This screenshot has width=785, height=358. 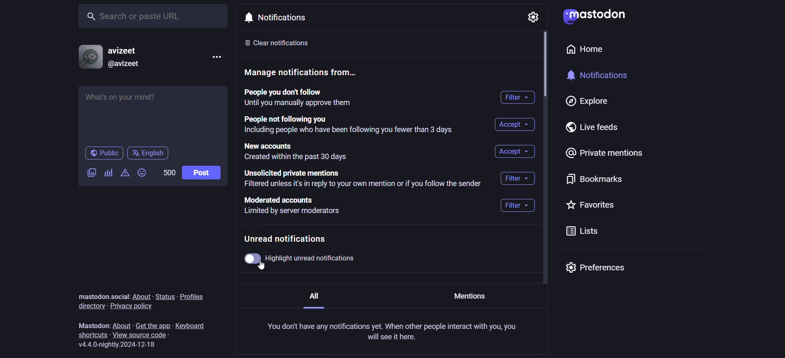 I want to click on post, so click(x=203, y=172).